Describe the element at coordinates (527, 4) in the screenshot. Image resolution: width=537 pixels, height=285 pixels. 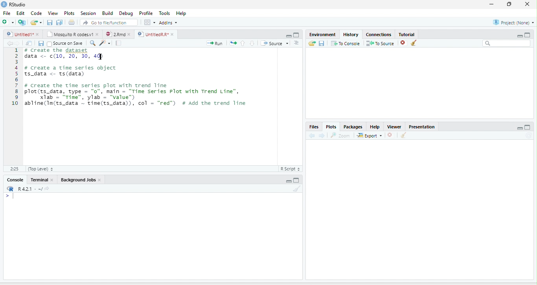
I see `close` at that location.